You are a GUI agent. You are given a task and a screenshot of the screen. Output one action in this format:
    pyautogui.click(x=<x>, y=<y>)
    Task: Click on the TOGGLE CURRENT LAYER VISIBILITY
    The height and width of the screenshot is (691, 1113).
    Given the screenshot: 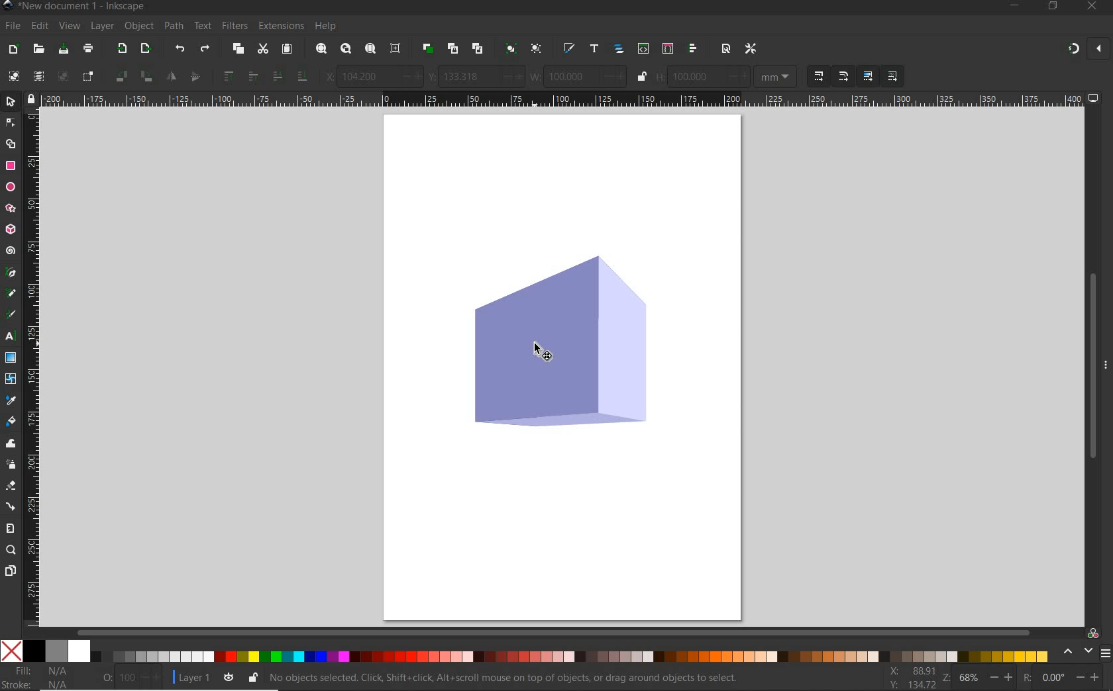 What is the action you would take?
    pyautogui.click(x=229, y=678)
    